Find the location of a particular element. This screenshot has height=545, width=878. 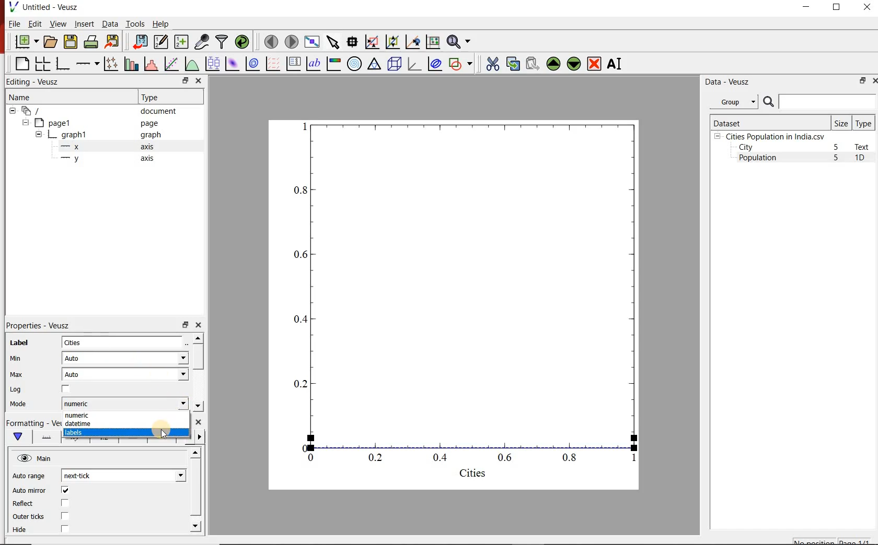

check/uncheck is located at coordinates (64, 530).